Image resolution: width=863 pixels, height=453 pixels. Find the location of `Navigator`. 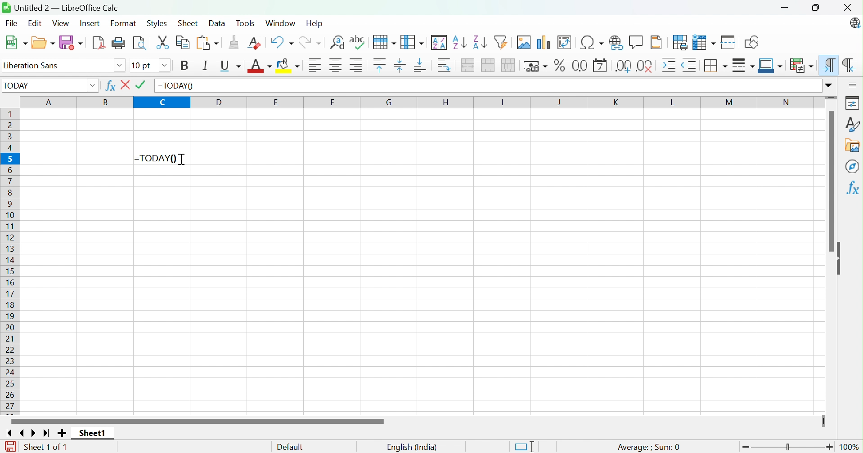

Navigator is located at coordinates (853, 166).